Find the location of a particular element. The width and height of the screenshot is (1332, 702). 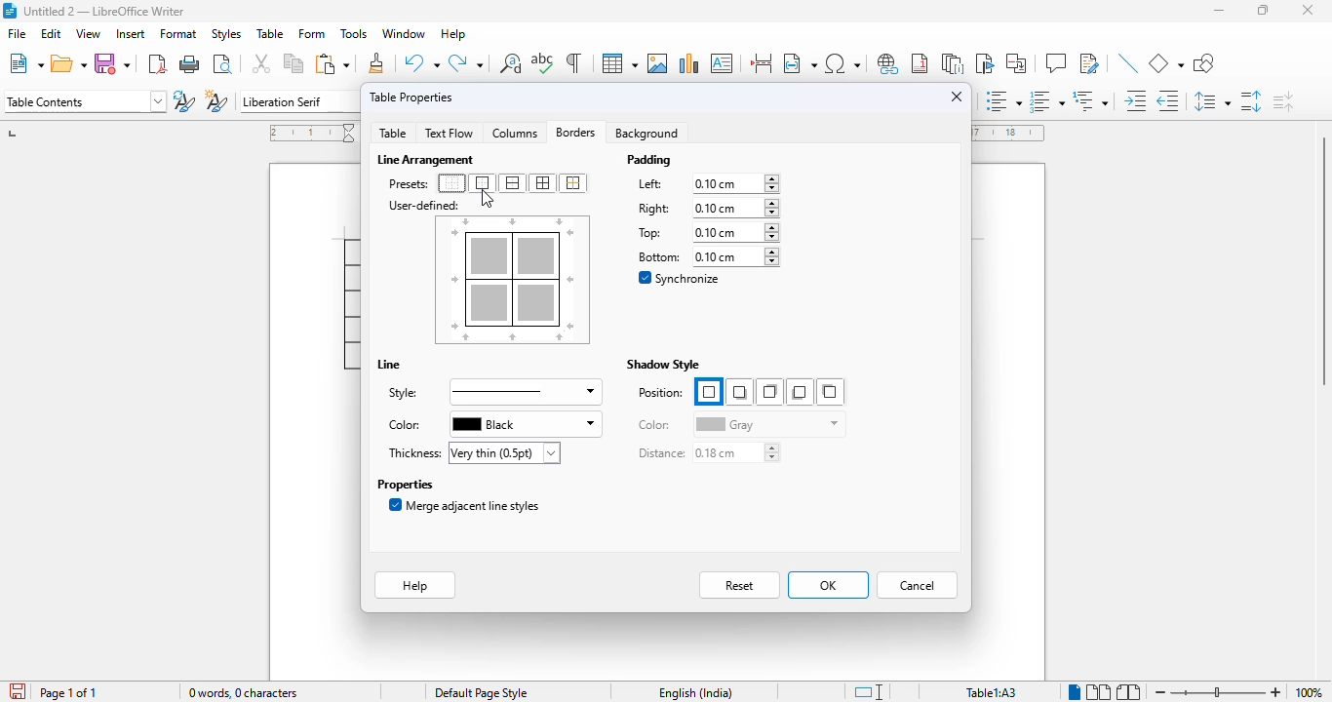

open is located at coordinates (69, 63).